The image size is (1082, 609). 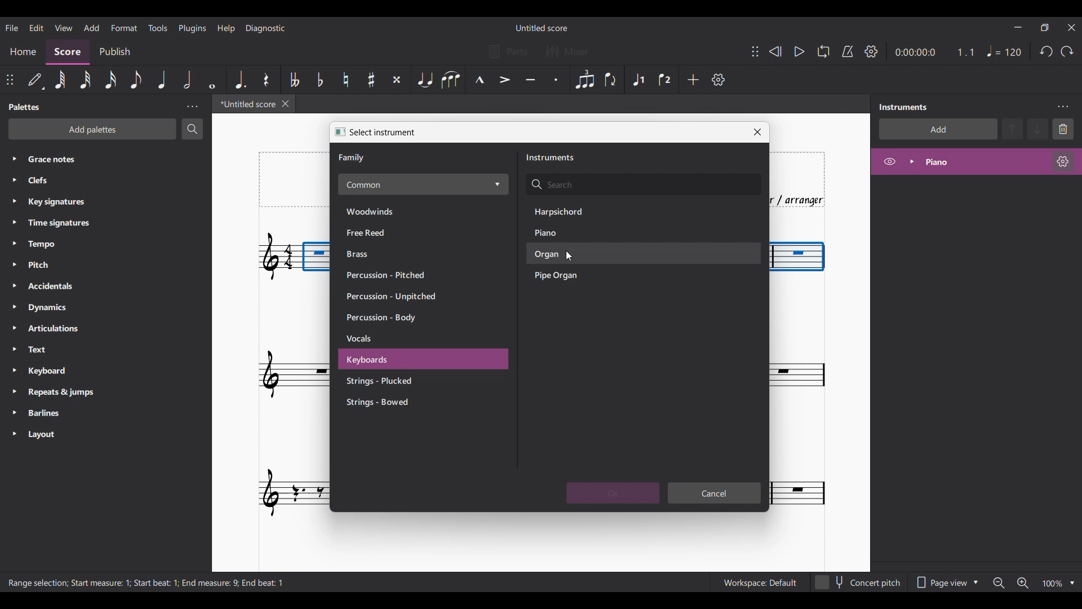 What do you see at coordinates (212, 80) in the screenshot?
I see `Whole note` at bounding box center [212, 80].